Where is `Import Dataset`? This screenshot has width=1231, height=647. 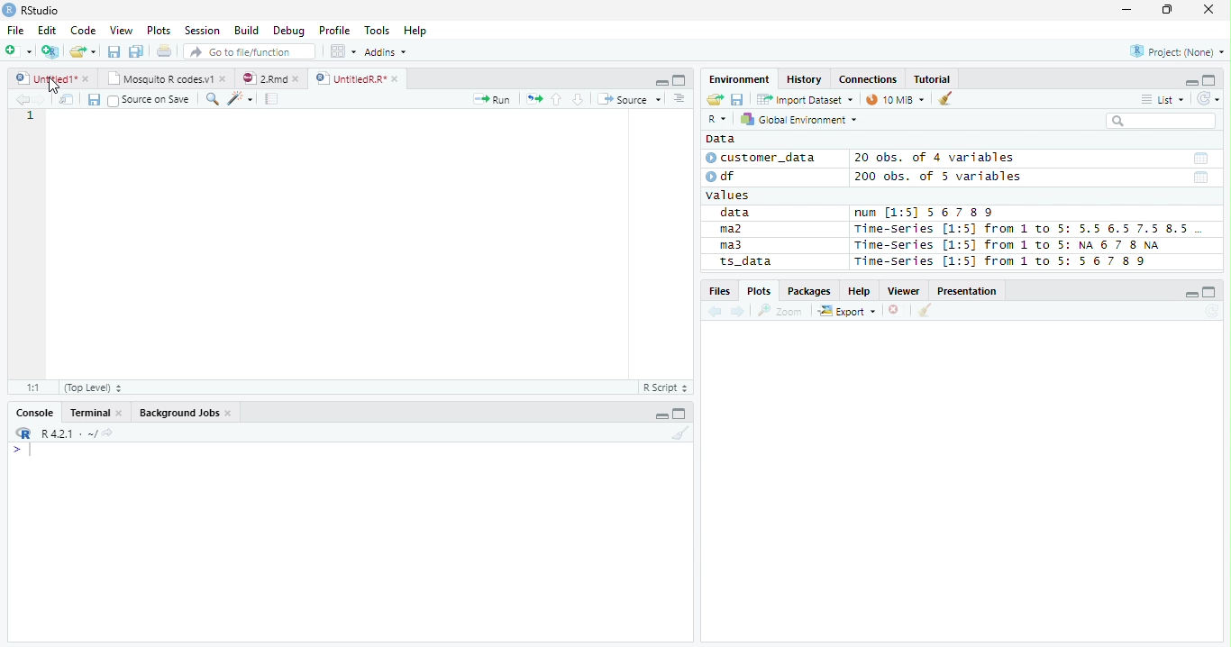 Import Dataset is located at coordinates (803, 99).